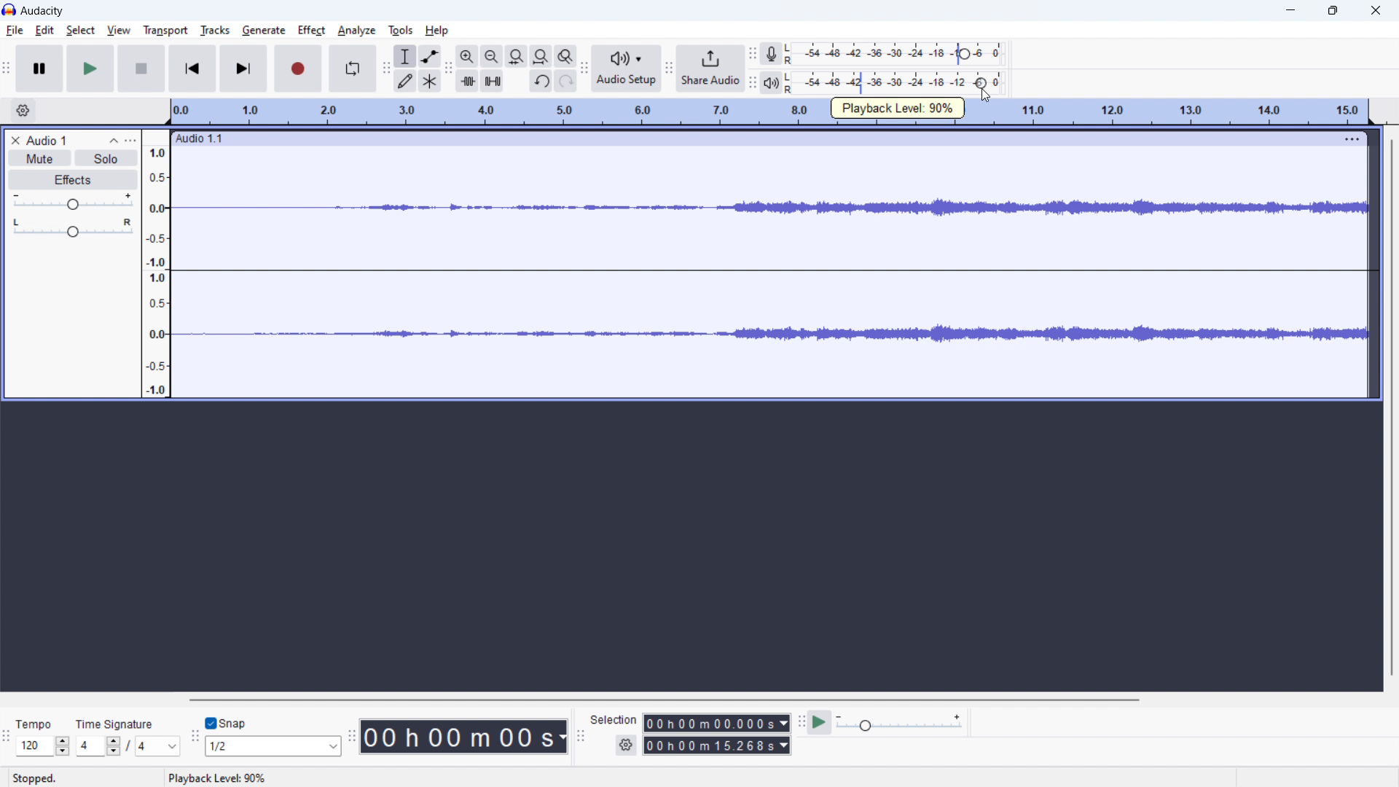 The height and width of the screenshot is (787, 1399). Describe the element at coordinates (216, 778) in the screenshot. I see `status` at that location.